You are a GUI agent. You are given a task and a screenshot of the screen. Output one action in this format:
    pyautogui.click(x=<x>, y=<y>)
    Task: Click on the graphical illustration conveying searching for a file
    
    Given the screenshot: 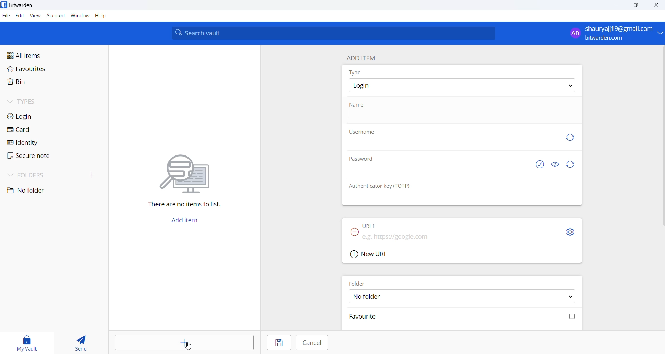 What is the action you would take?
    pyautogui.click(x=191, y=172)
    